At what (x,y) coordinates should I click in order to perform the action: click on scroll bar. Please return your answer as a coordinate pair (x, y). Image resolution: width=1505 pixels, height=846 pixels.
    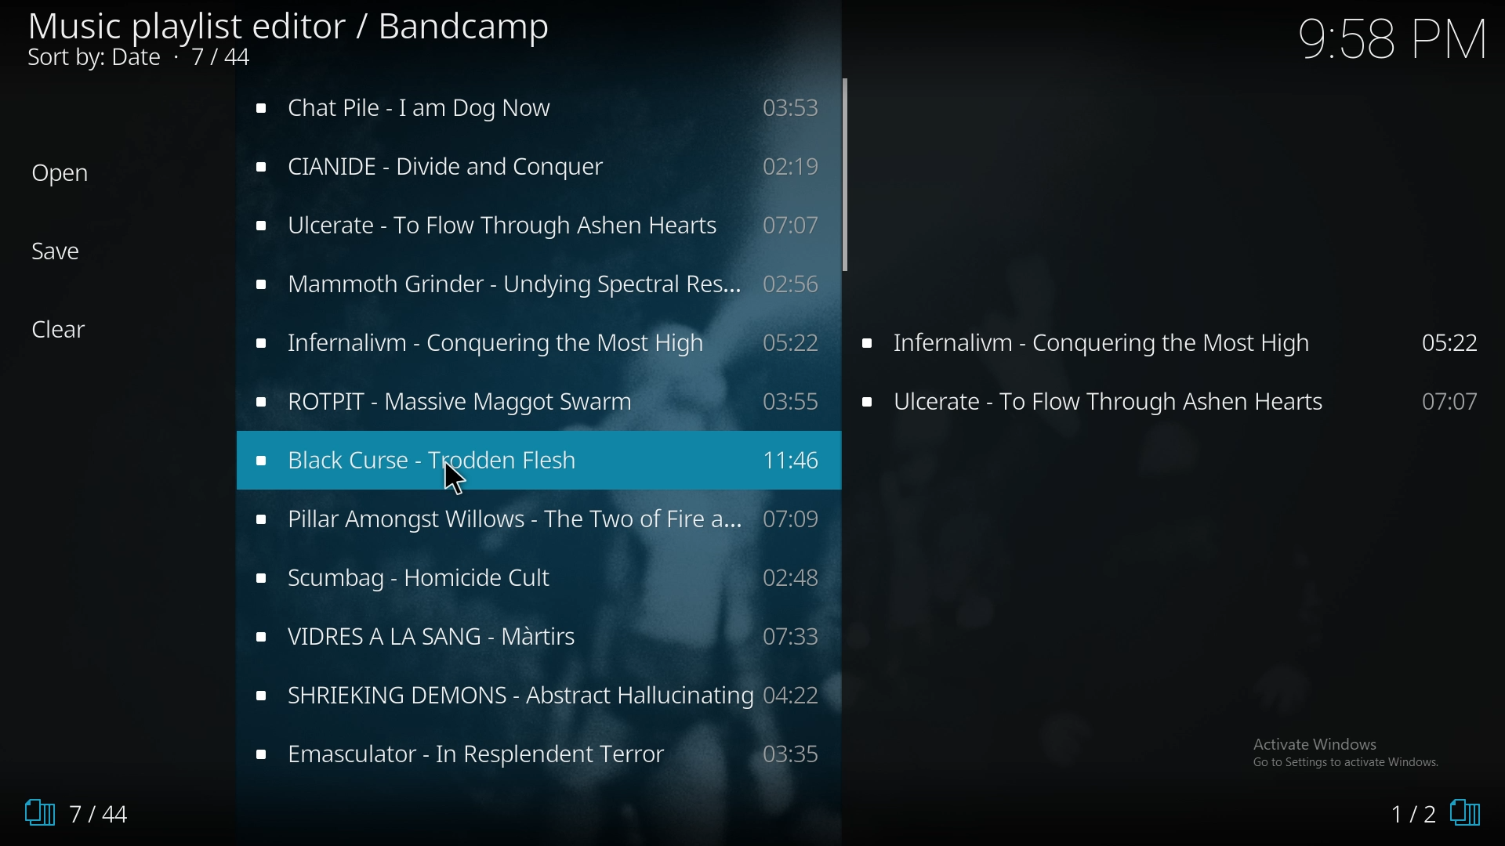
    Looking at the image, I should click on (850, 181).